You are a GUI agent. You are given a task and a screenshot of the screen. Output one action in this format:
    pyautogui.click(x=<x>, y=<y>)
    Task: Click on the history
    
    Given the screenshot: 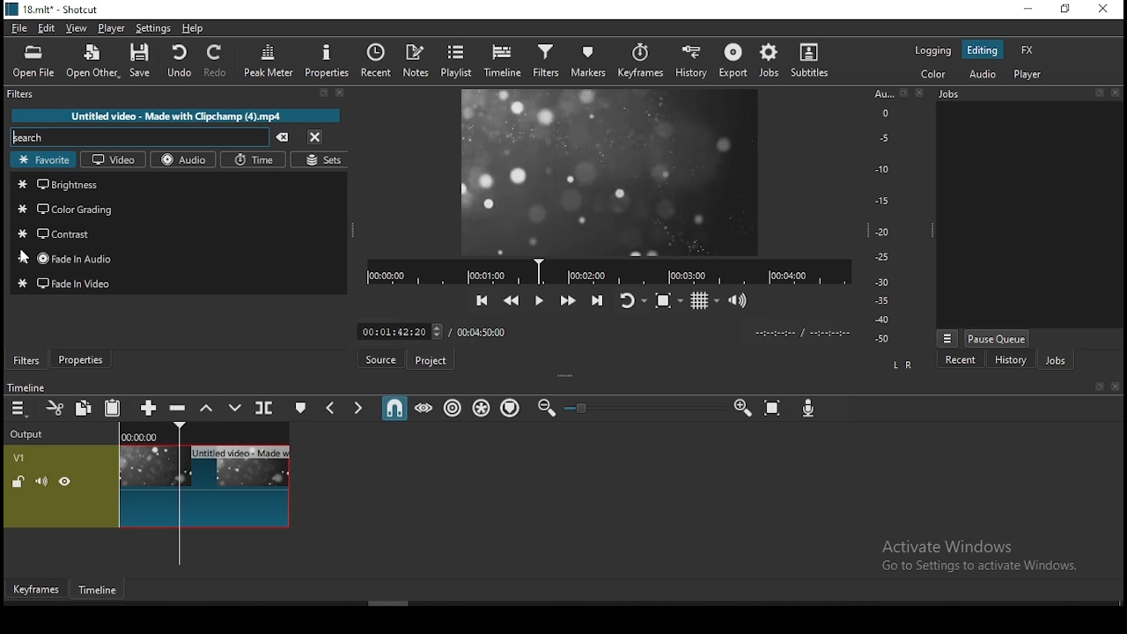 What is the action you would take?
    pyautogui.click(x=694, y=59)
    